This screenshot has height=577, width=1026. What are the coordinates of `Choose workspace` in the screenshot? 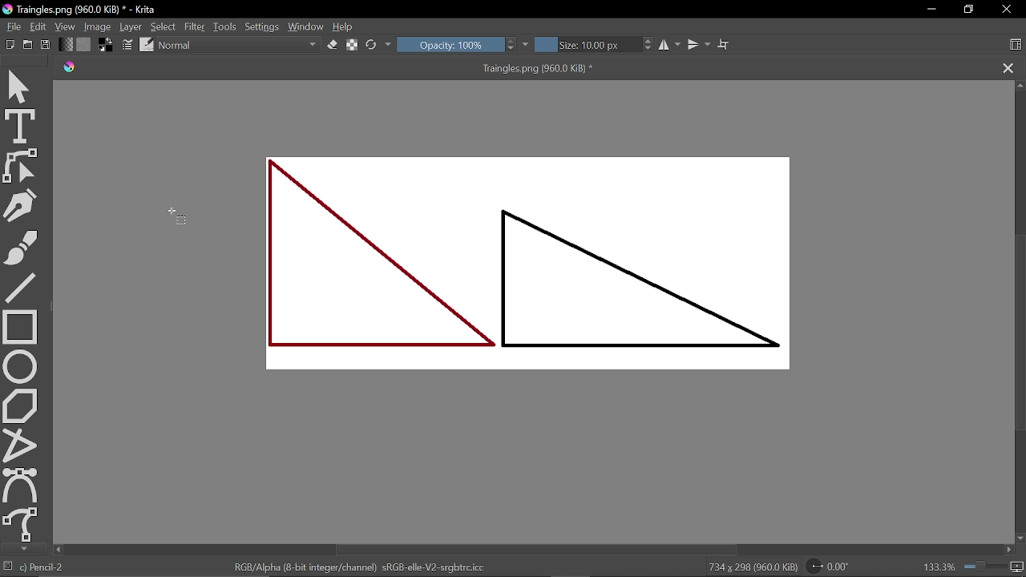 It's located at (1016, 44).